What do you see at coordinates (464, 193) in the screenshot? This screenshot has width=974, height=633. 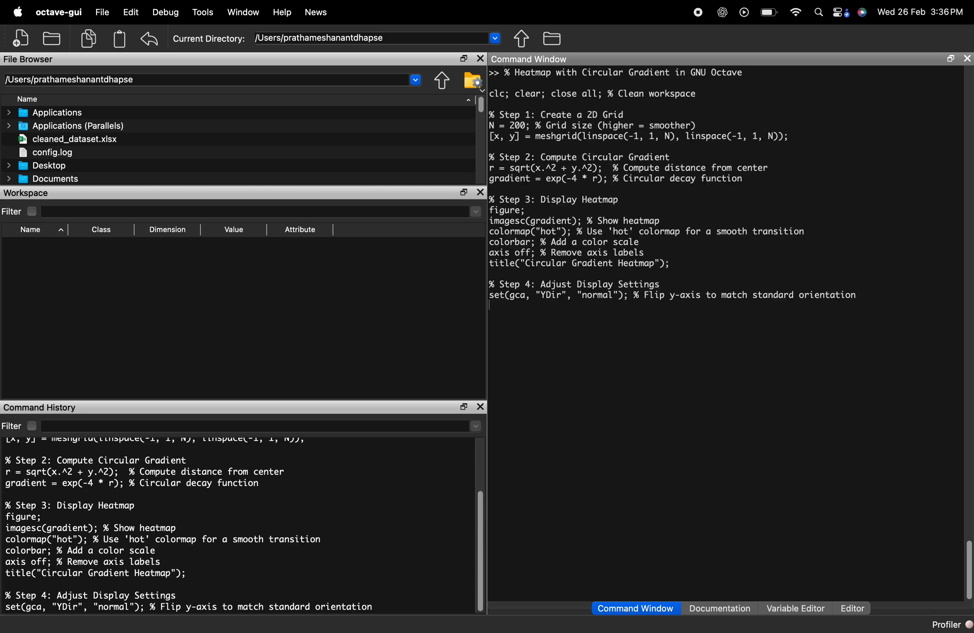 I see `maximize` at bounding box center [464, 193].